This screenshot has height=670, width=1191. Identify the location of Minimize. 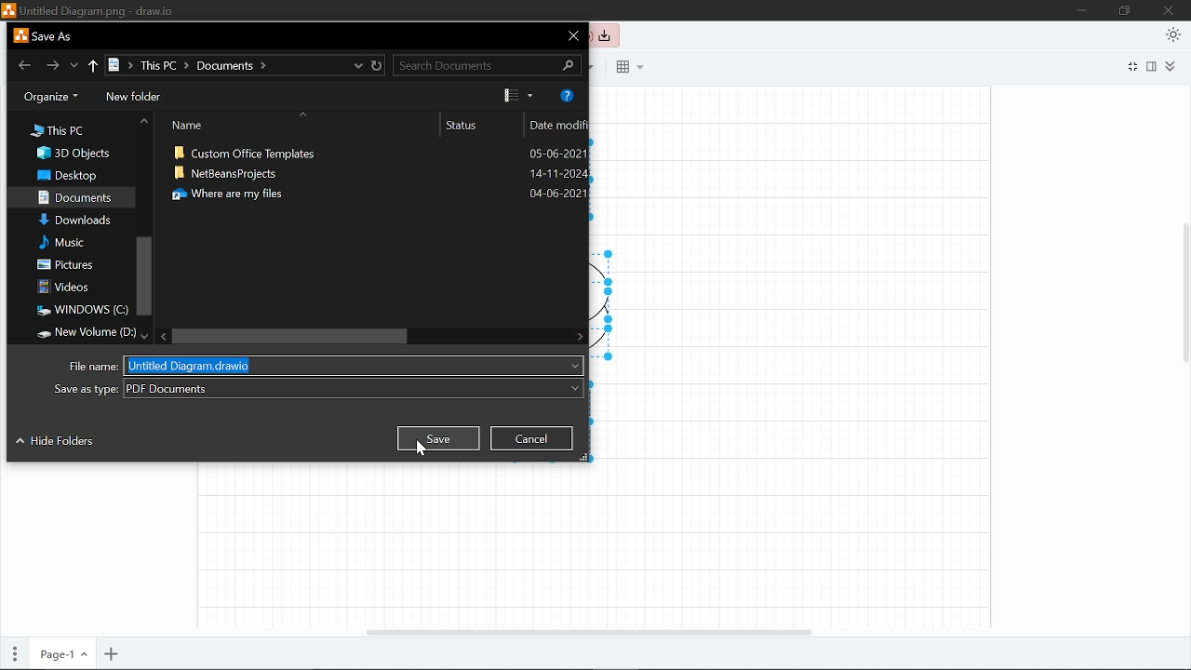
(1081, 11).